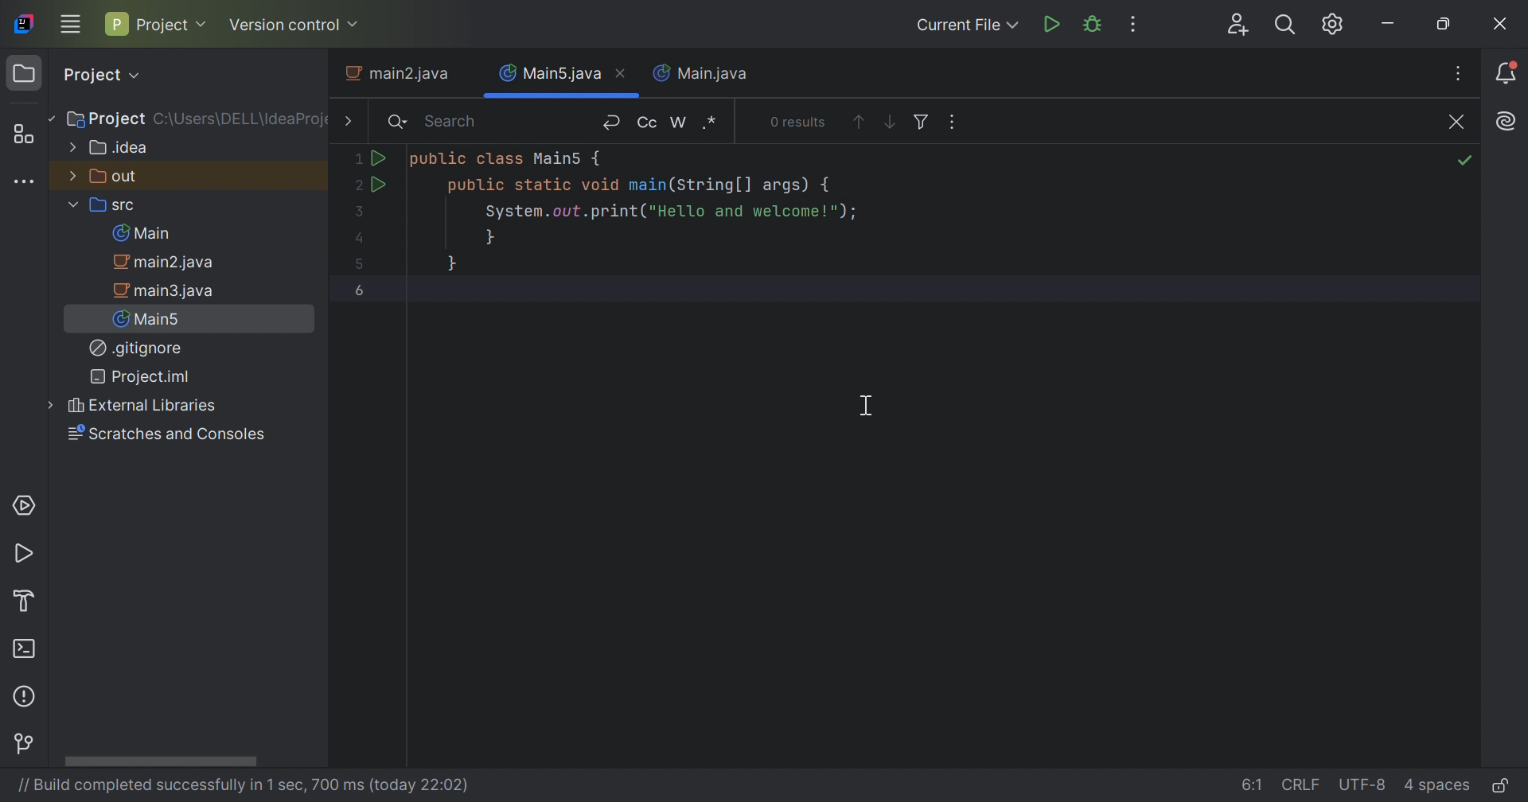  What do you see at coordinates (1447, 26) in the screenshot?
I see `Restore down` at bounding box center [1447, 26].